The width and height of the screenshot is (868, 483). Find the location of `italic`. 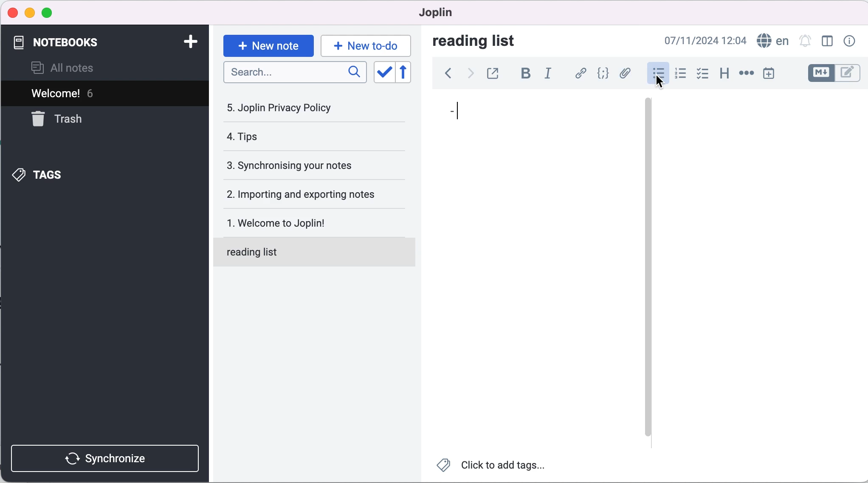

italic is located at coordinates (550, 73).